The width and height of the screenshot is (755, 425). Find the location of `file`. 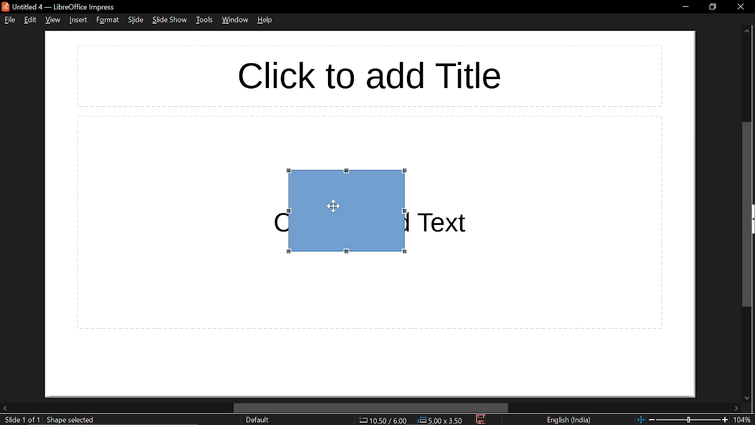

file is located at coordinates (11, 21).